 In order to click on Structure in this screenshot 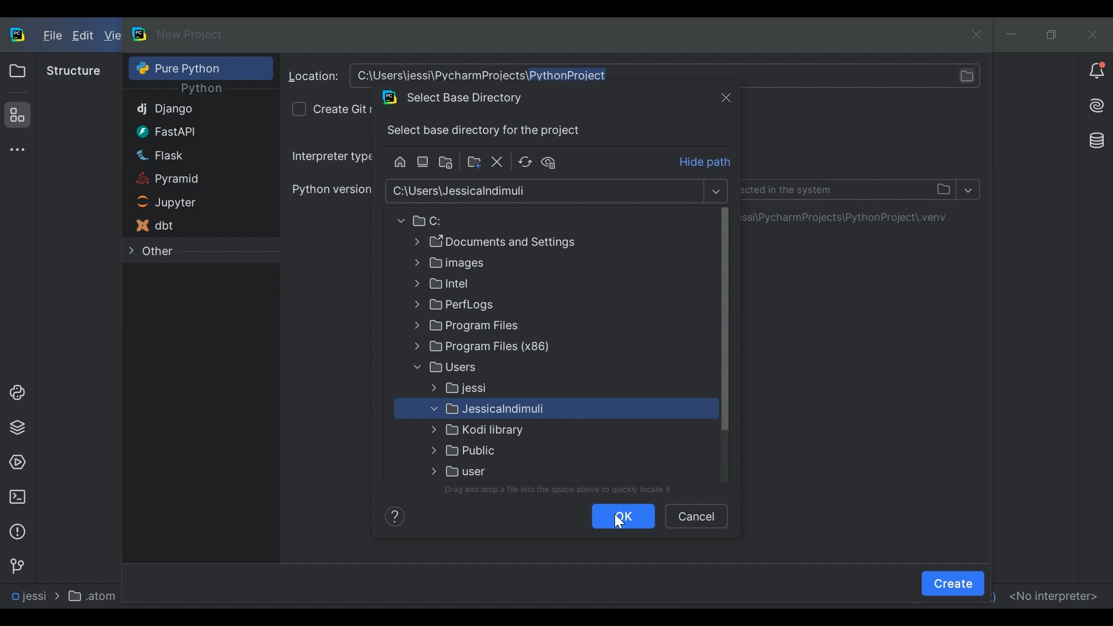, I will do `click(15, 115)`.